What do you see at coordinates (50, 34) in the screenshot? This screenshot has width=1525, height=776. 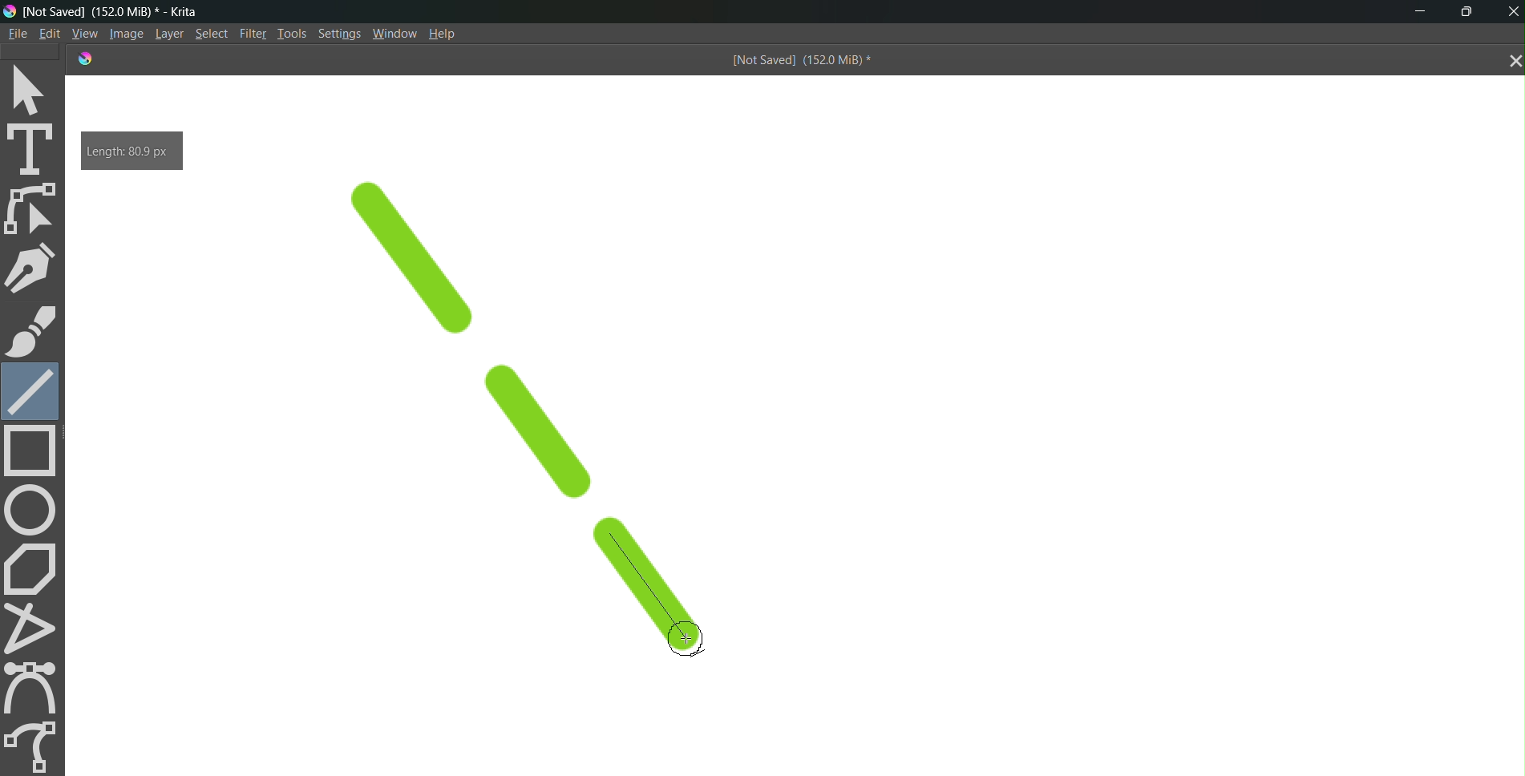 I see `Edit` at bounding box center [50, 34].